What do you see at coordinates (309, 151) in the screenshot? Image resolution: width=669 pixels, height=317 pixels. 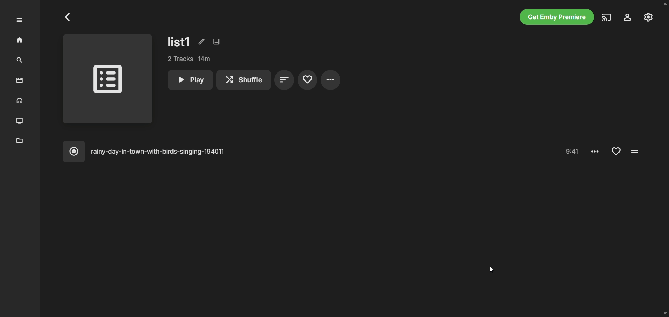 I see `music album` at bounding box center [309, 151].